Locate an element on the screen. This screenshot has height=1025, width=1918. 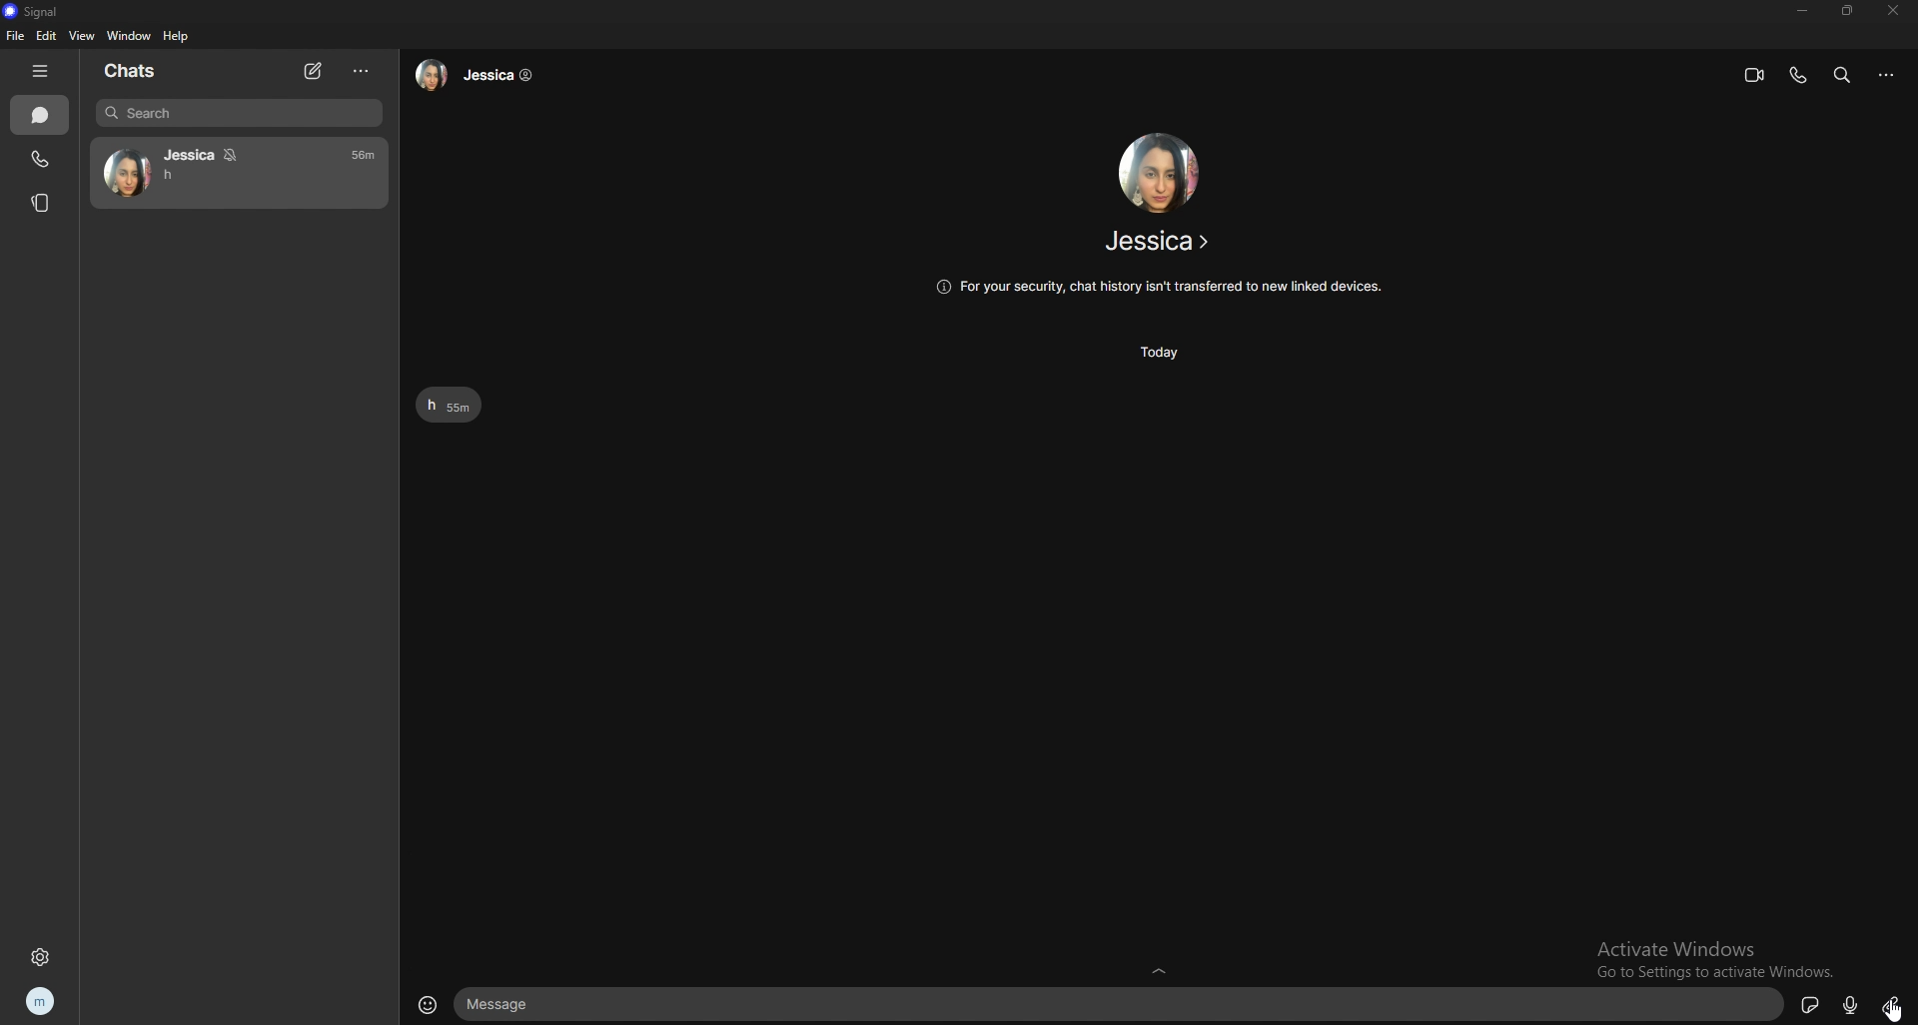
contact is located at coordinates (239, 173).